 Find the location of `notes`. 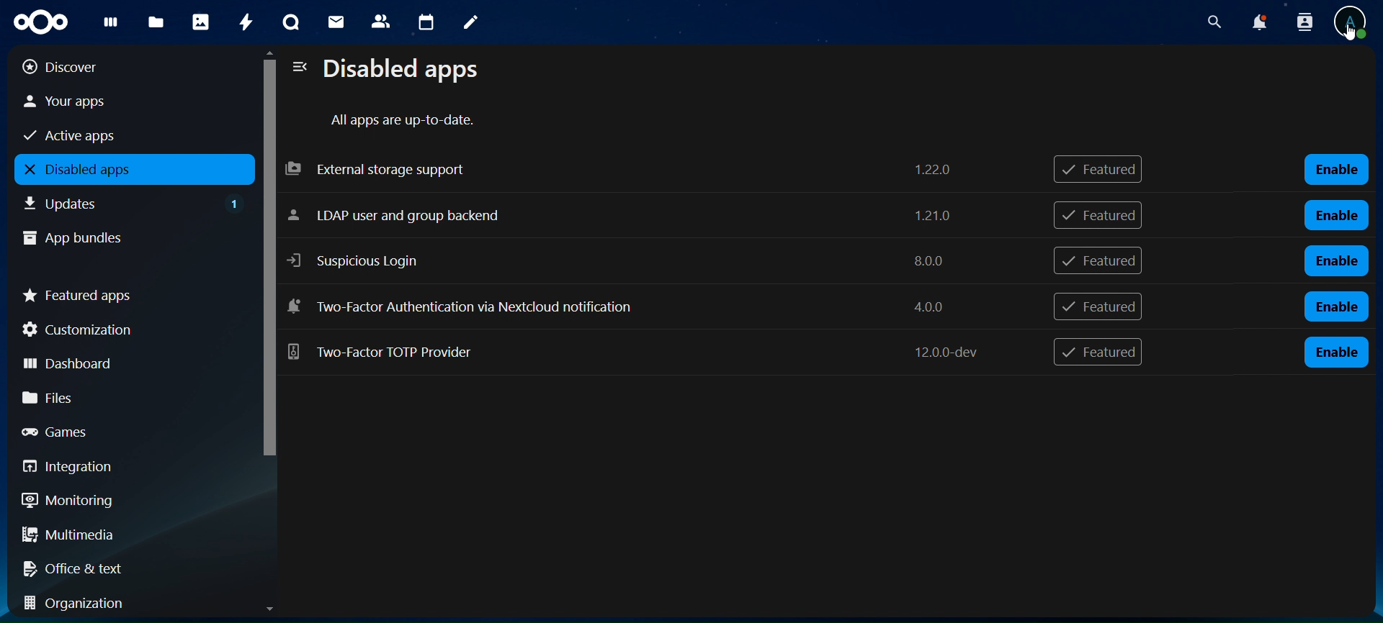

notes is located at coordinates (467, 20).